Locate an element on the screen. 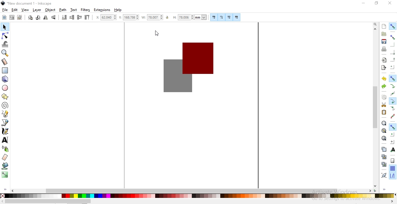  snap nodes, paths and headlines is located at coordinates (393, 78).